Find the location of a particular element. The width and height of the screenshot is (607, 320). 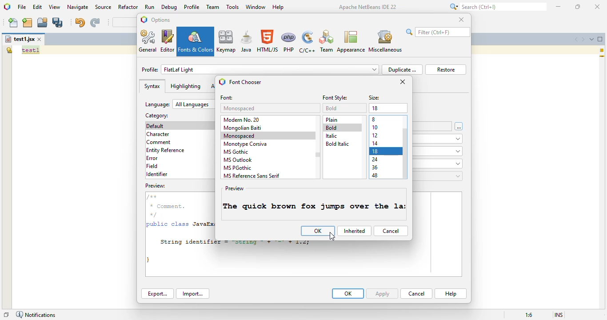

search is located at coordinates (496, 7).